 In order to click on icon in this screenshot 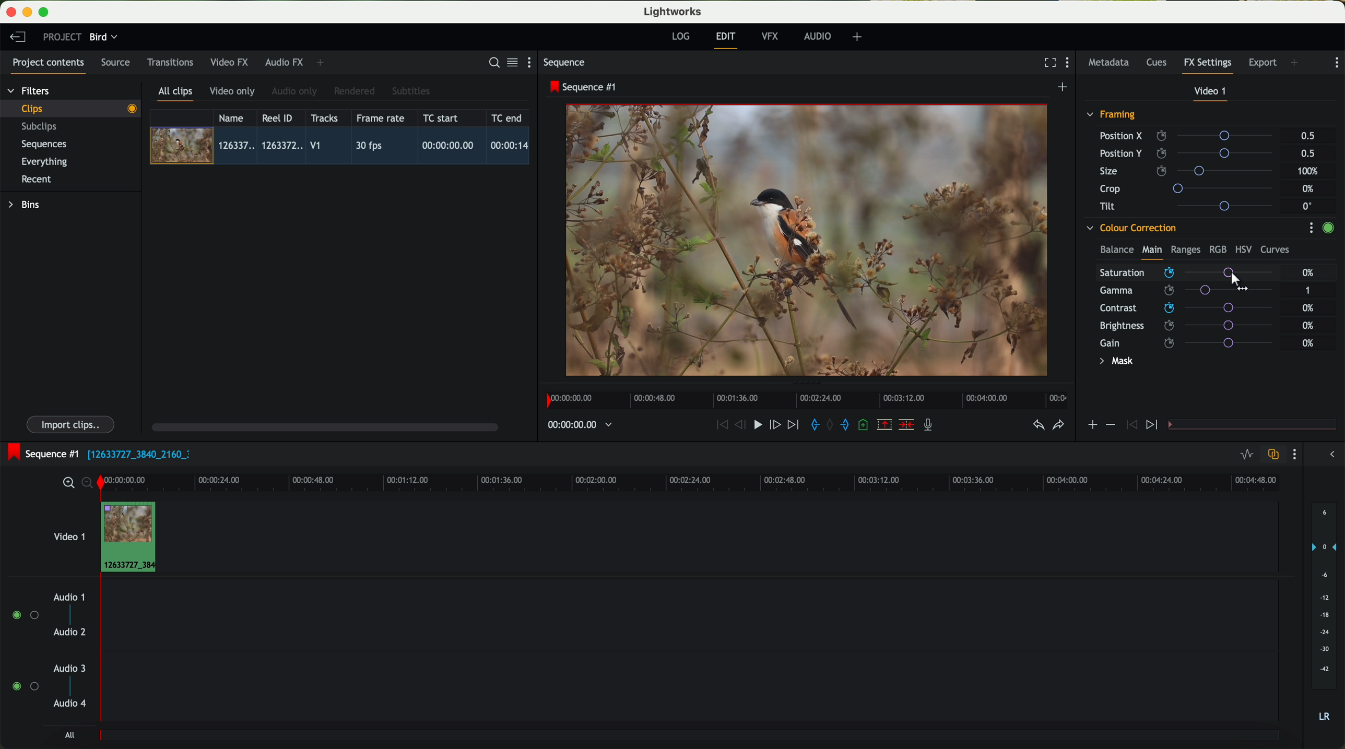, I will do `click(1130, 425)`.